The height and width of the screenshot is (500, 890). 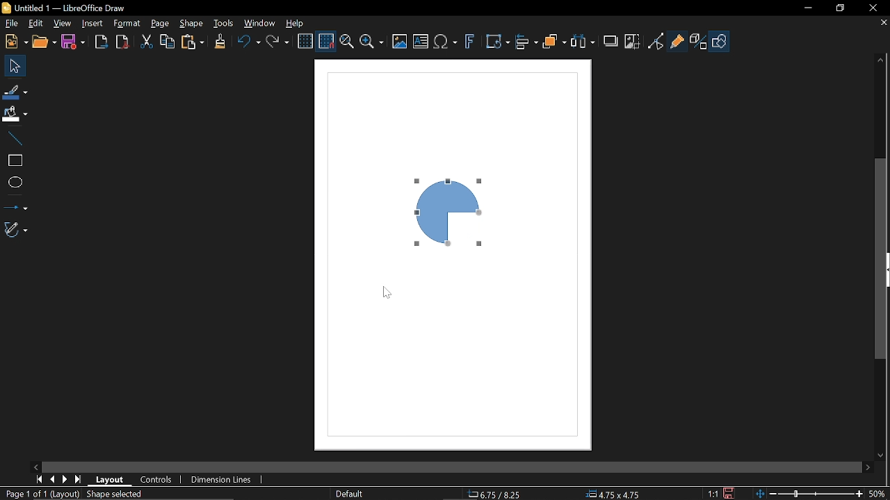 I want to click on Restore down, so click(x=839, y=7).